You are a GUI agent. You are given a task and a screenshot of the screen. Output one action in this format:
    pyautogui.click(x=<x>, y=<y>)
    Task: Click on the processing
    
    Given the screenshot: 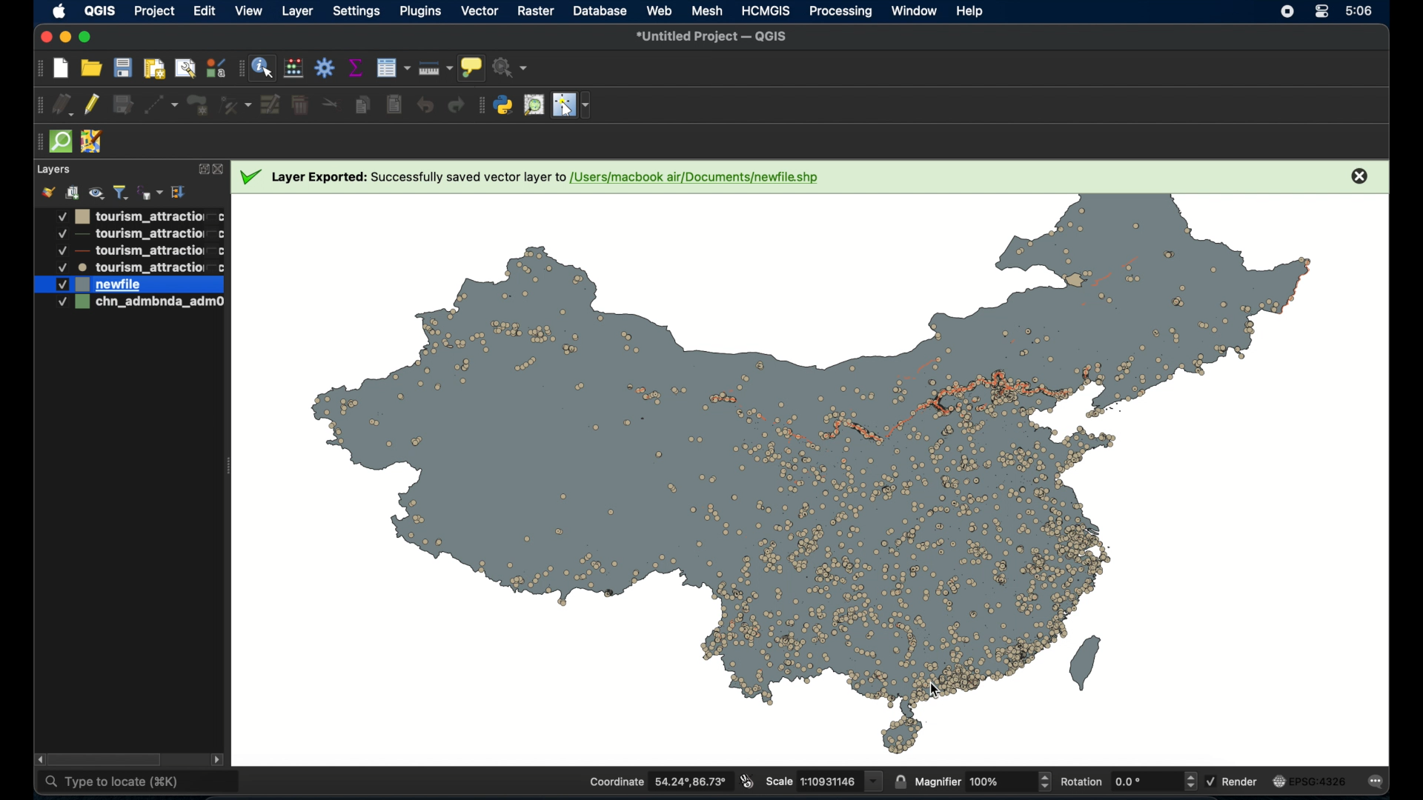 What is the action you would take?
    pyautogui.click(x=840, y=12)
    